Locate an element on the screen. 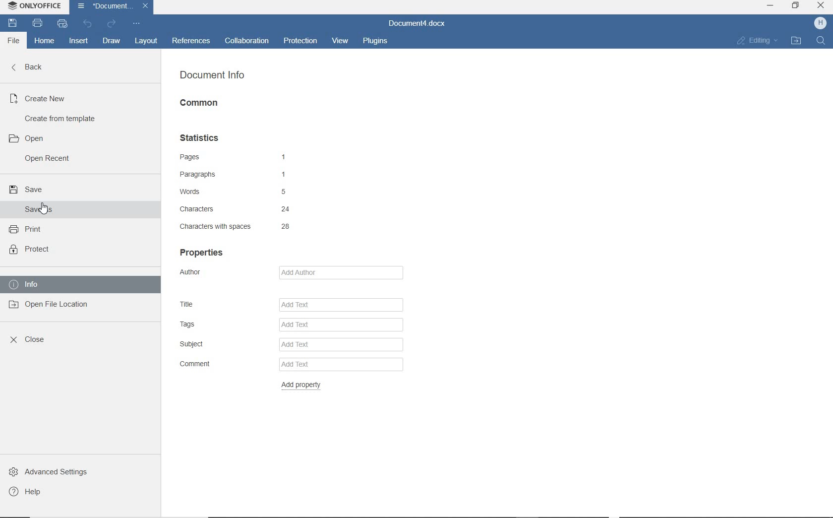 The image size is (833, 518). print file is located at coordinates (37, 25).